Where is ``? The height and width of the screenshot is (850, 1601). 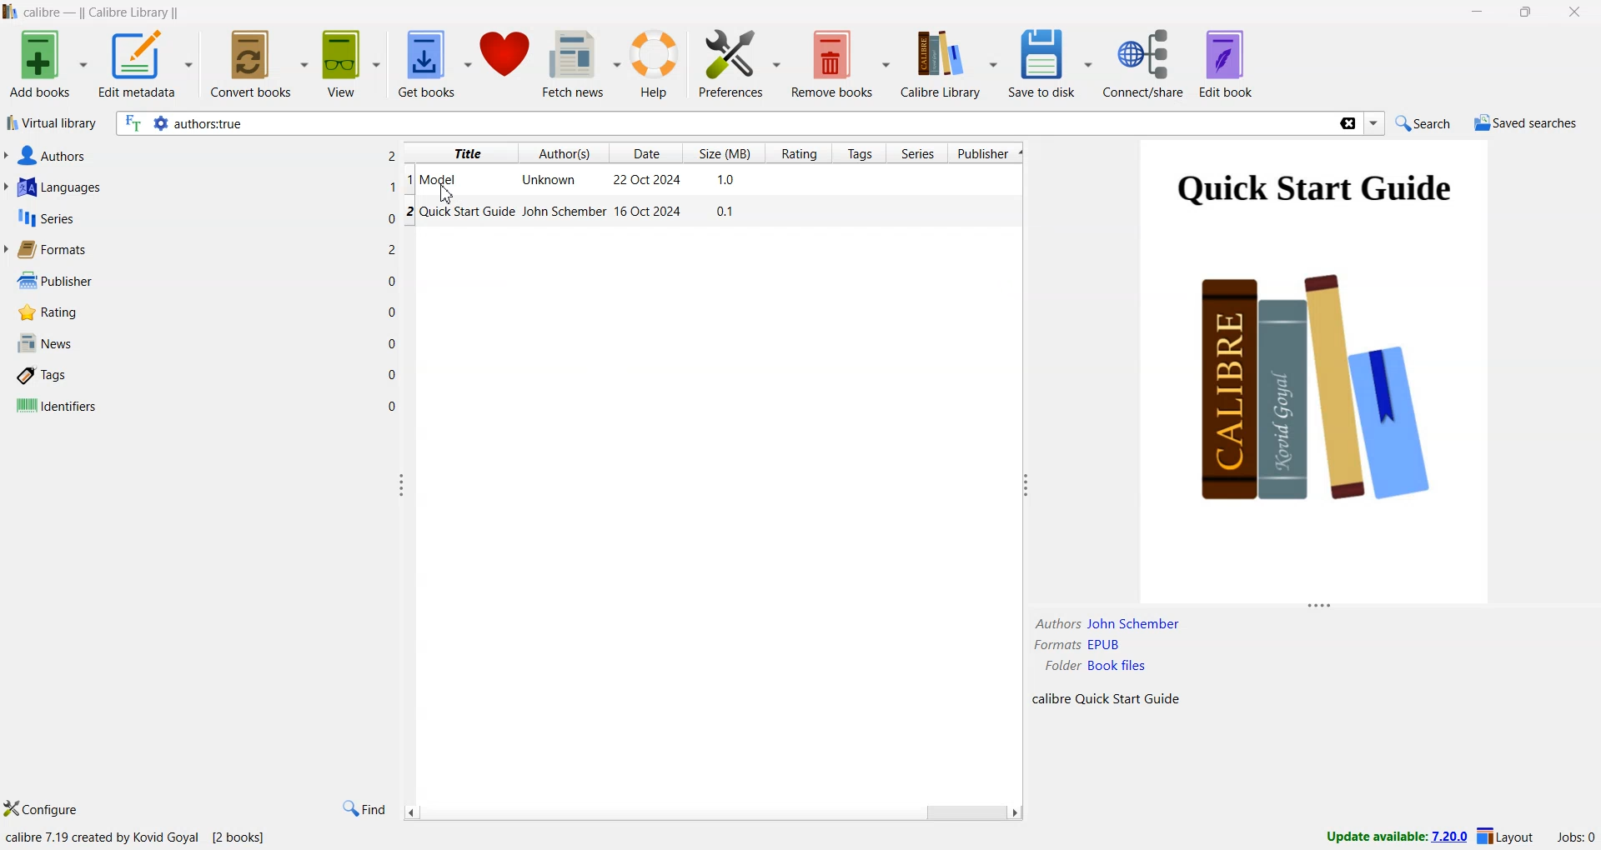
 is located at coordinates (392, 155).